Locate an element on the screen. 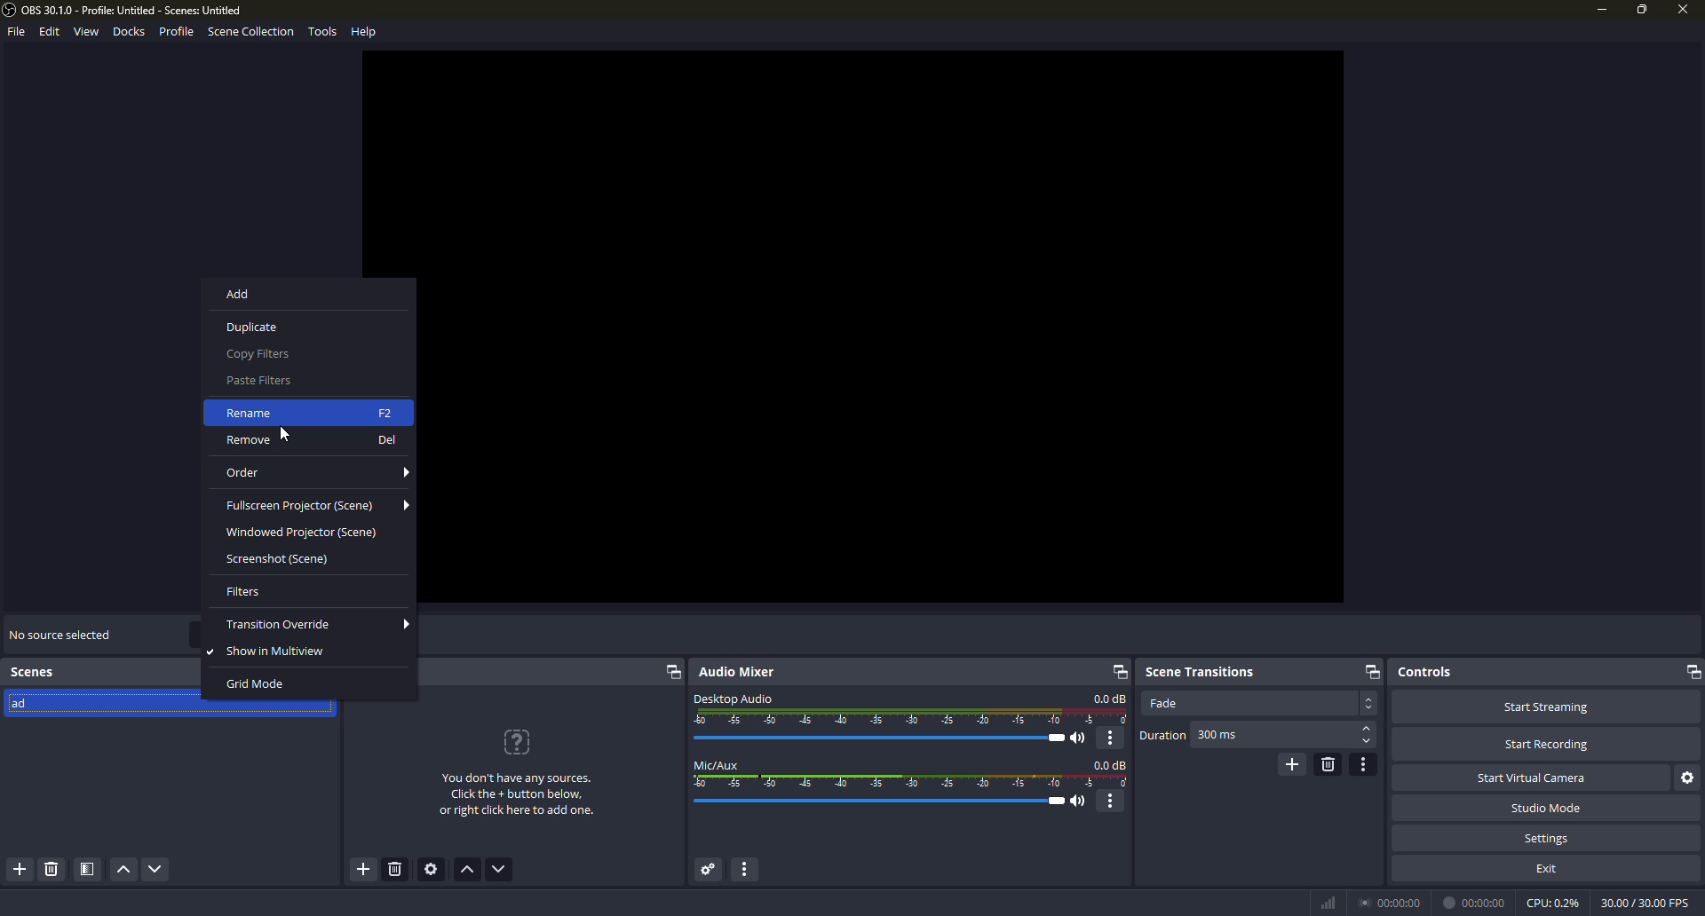  help is located at coordinates (366, 30).